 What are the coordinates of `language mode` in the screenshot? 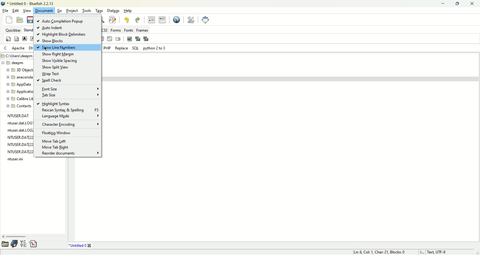 It's located at (70, 116).